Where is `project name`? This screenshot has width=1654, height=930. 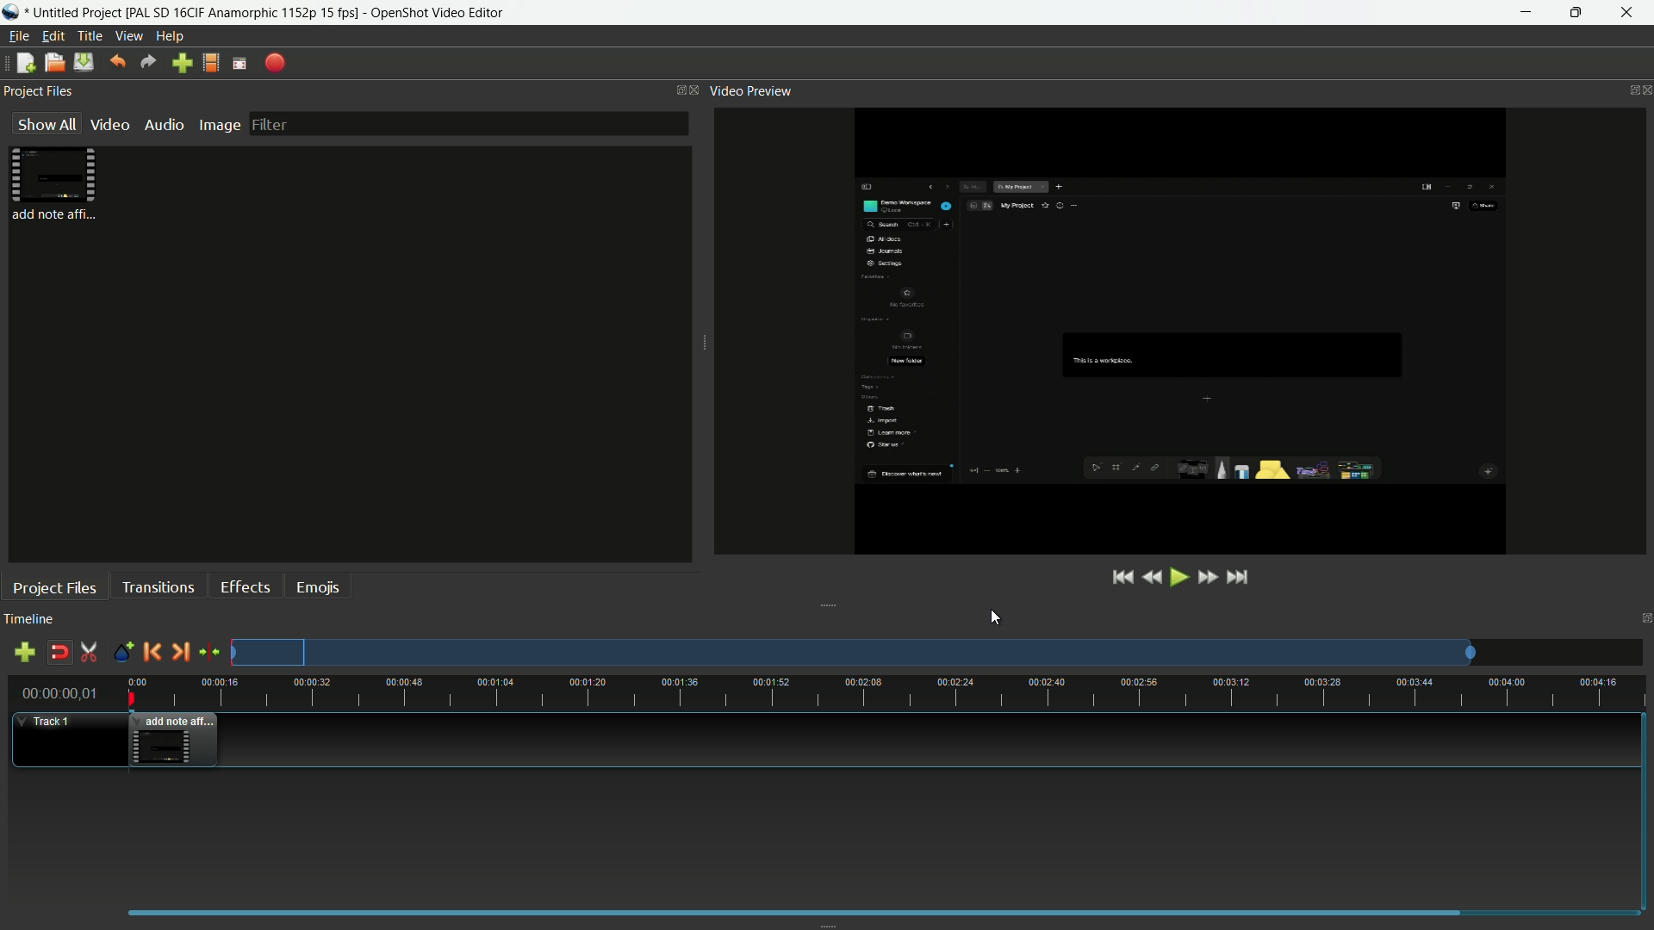 project name is located at coordinates (127, 14).